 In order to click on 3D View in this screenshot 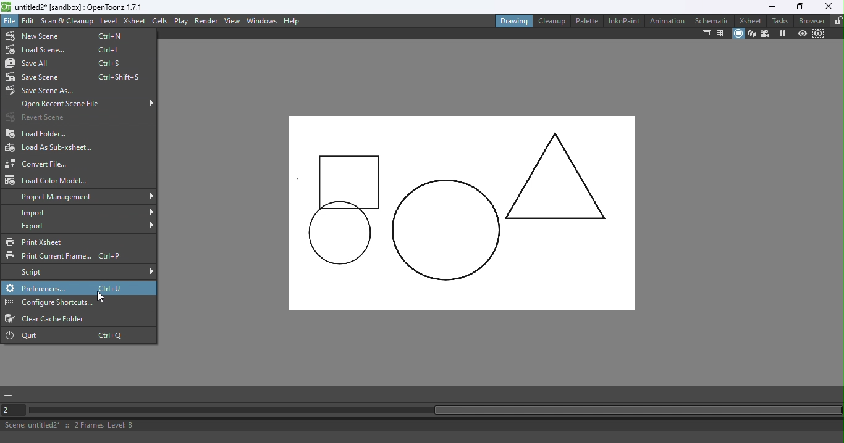, I will do `click(751, 34)`.